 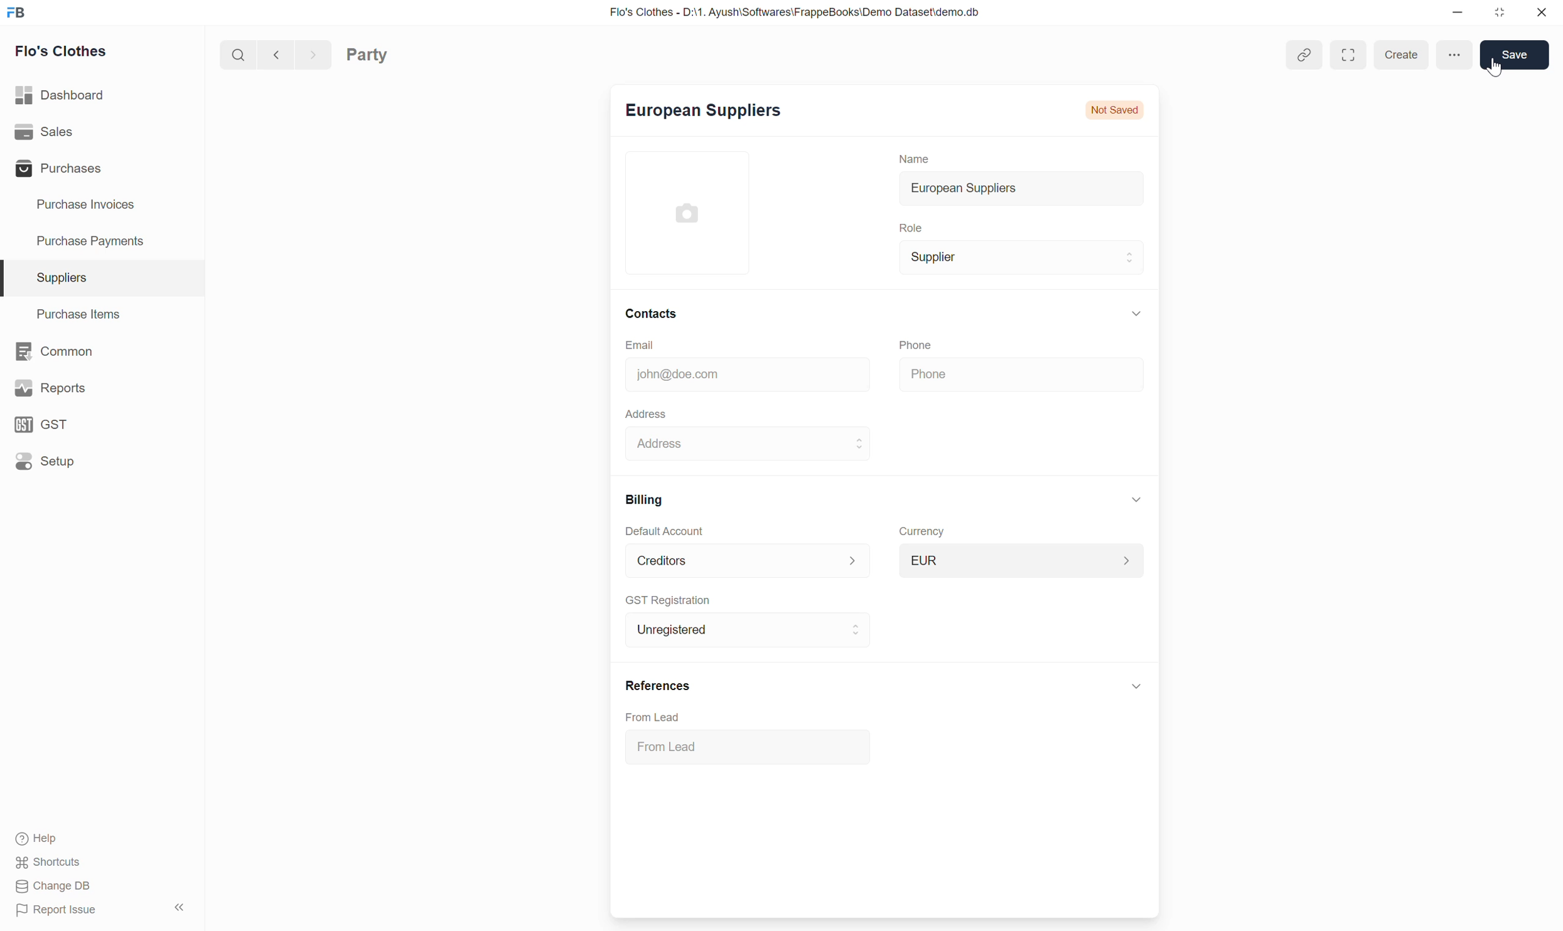 What do you see at coordinates (1496, 68) in the screenshot?
I see `cursor` at bounding box center [1496, 68].